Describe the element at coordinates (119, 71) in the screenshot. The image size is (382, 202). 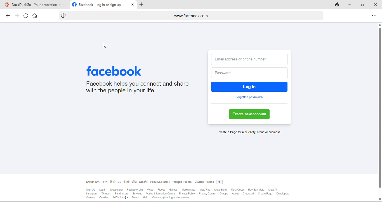
I see `facebook` at that location.